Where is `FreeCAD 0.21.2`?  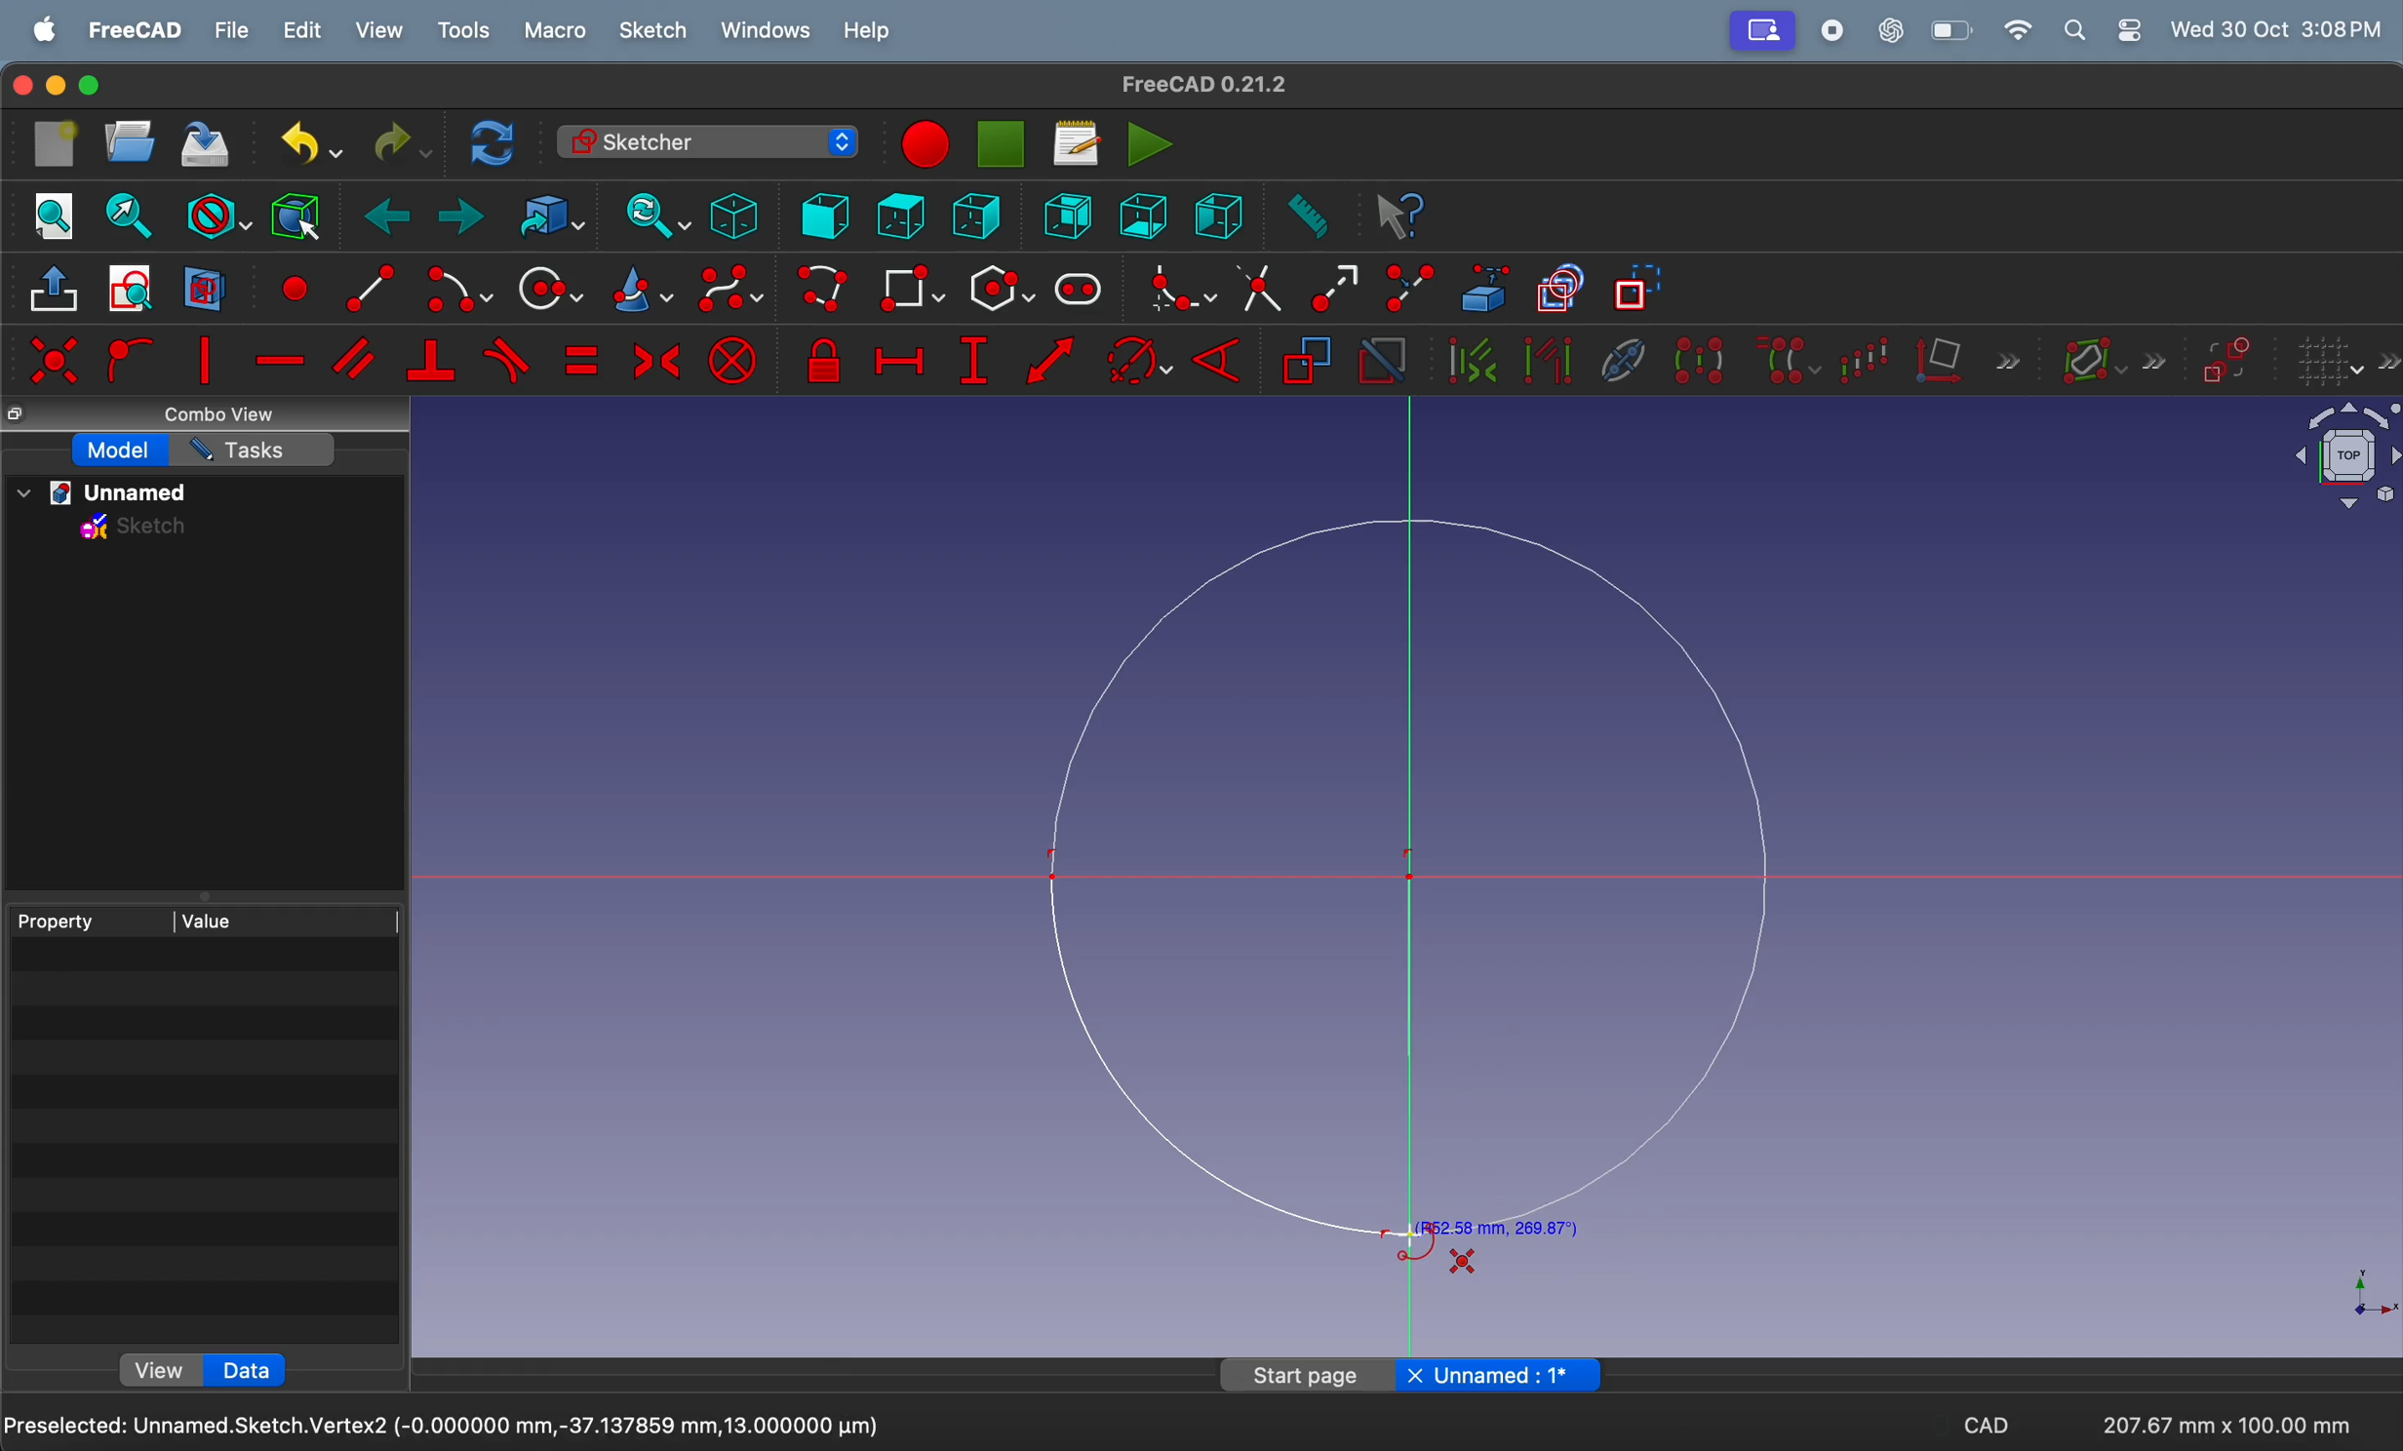 FreeCAD 0.21.2 is located at coordinates (1204, 83).